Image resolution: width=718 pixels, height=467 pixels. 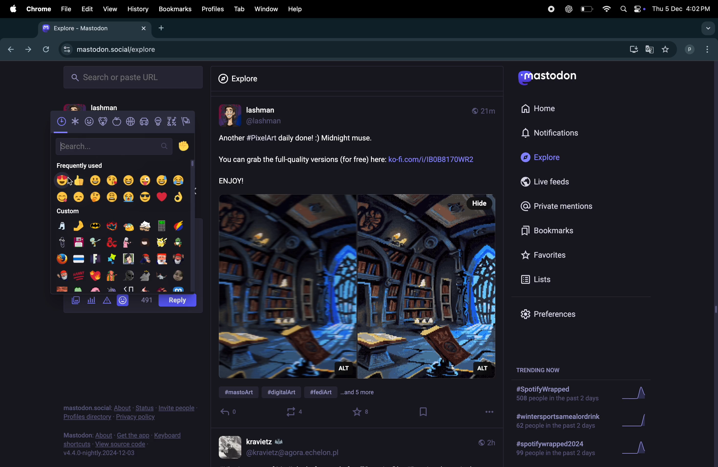 What do you see at coordinates (551, 77) in the screenshot?
I see `Mastodon` at bounding box center [551, 77].